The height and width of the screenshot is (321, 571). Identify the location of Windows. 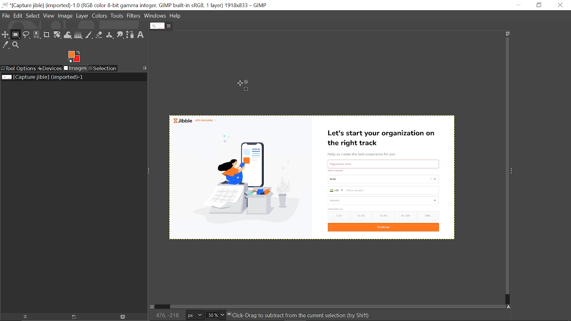
(155, 16).